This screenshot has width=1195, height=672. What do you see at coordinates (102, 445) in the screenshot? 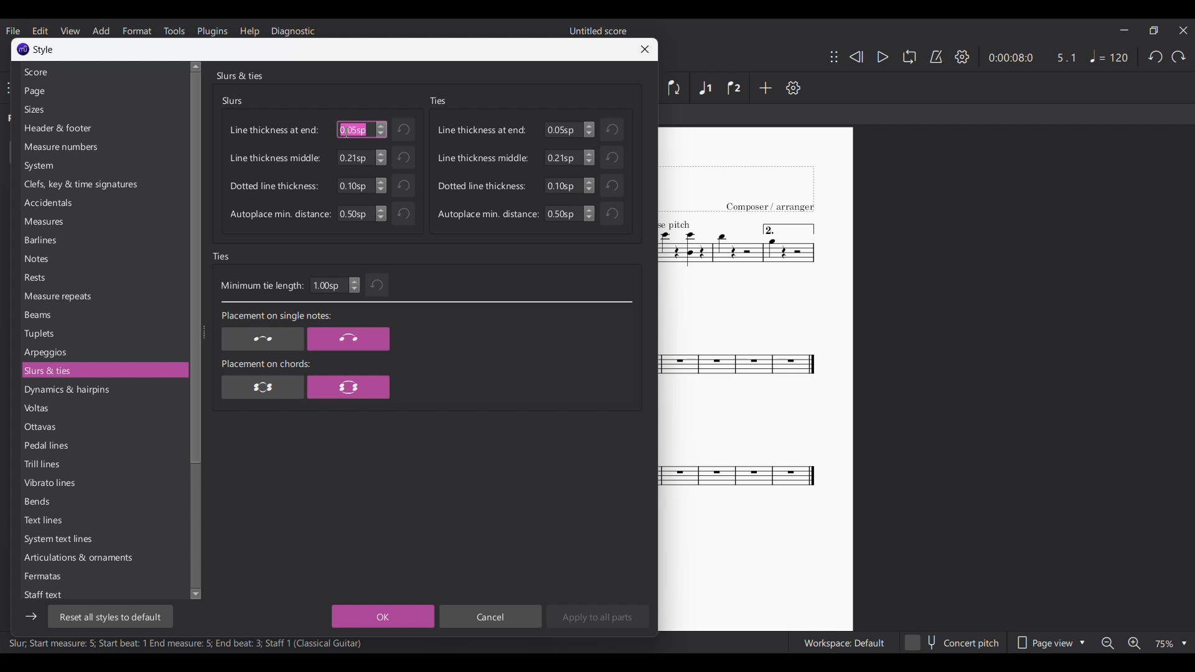
I see `Pedal lines` at bounding box center [102, 445].